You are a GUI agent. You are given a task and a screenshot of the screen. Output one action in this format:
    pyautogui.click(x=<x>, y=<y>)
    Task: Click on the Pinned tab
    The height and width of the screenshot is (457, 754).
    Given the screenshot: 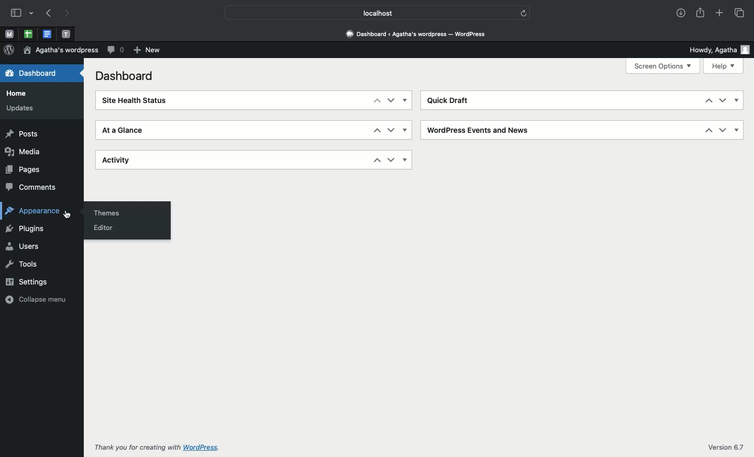 What is the action you would take?
    pyautogui.click(x=48, y=35)
    